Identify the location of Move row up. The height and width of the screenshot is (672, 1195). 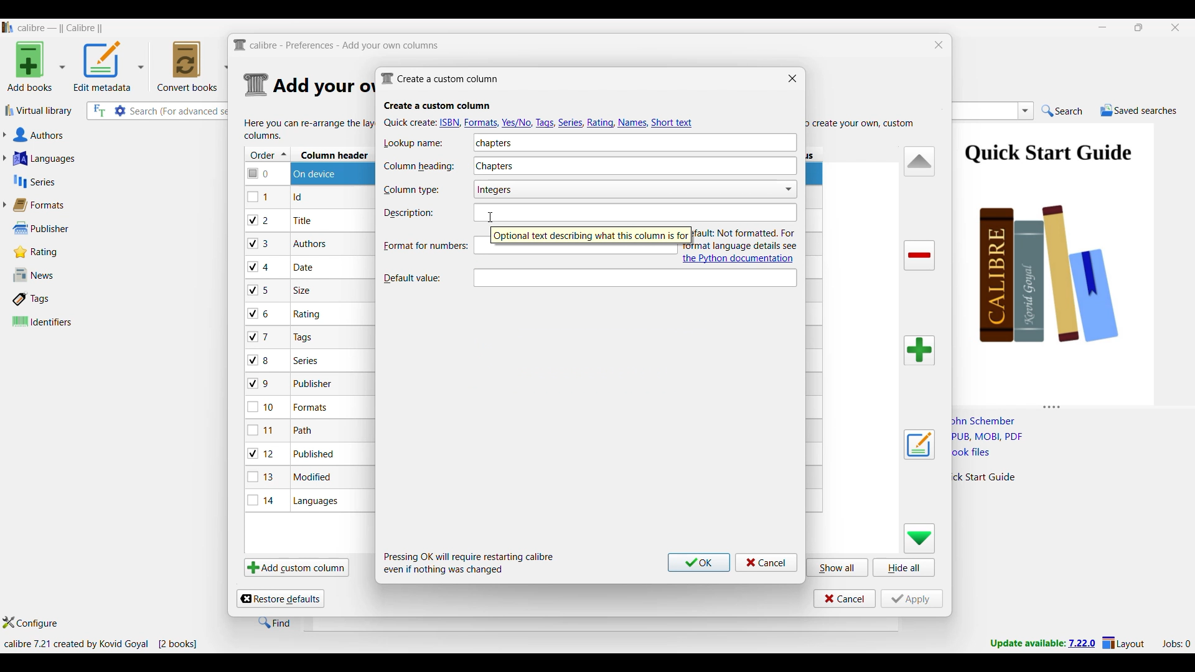
(920, 161).